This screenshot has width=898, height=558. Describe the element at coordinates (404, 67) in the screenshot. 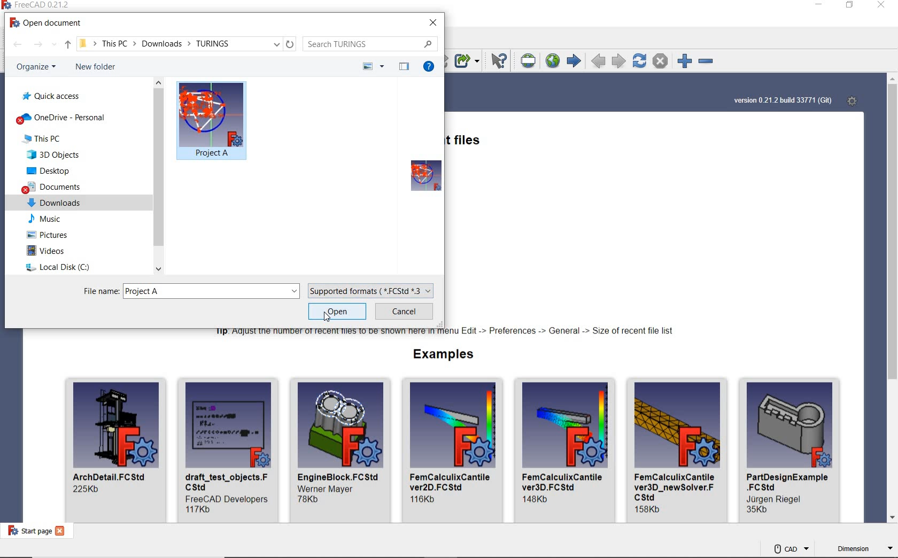

I see `HIDE THE PREVIEW PANE` at that location.